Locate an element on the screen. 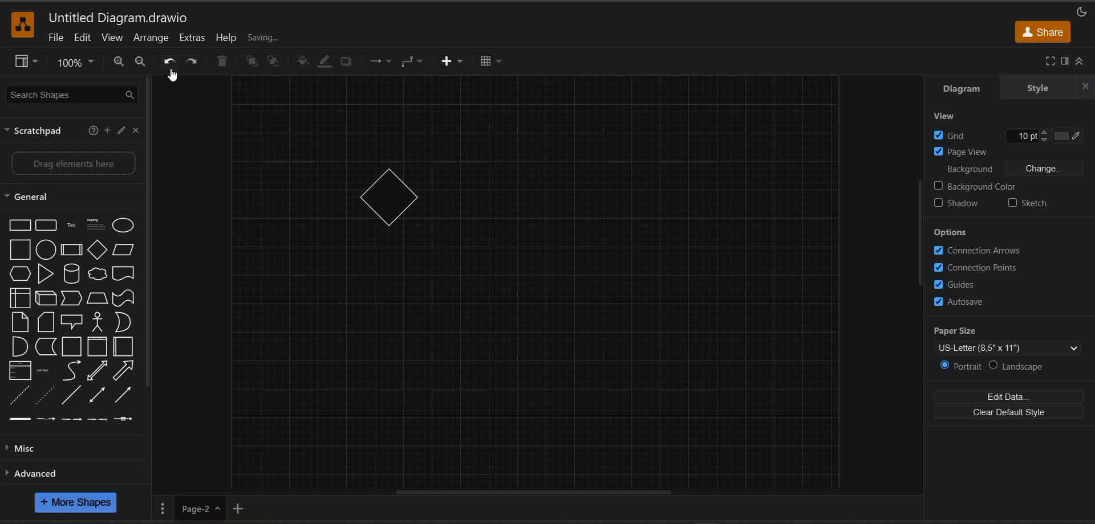 The image size is (1095, 524). shadow is located at coordinates (958, 204).